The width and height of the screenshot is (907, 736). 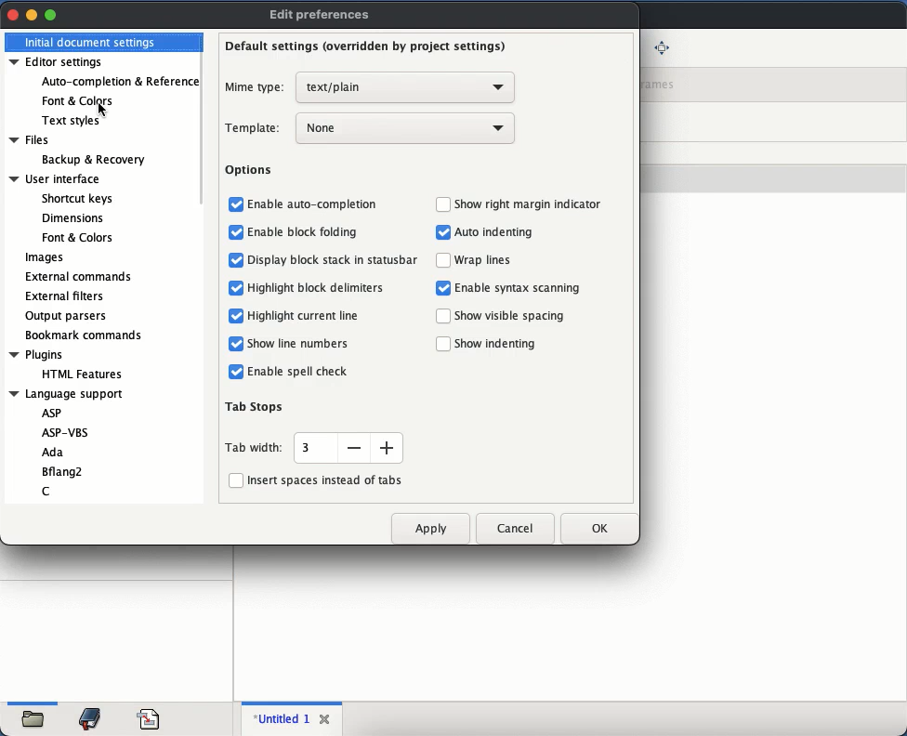 What do you see at coordinates (233, 232) in the screenshot?
I see `checkbox` at bounding box center [233, 232].